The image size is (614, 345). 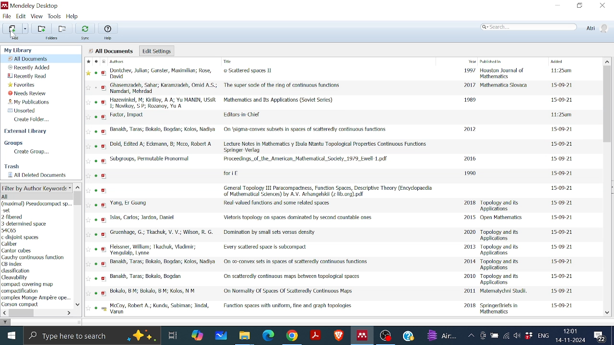 What do you see at coordinates (387, 335) in the screenshot?
I see `OBS studio` at bounding box center [387, 335].